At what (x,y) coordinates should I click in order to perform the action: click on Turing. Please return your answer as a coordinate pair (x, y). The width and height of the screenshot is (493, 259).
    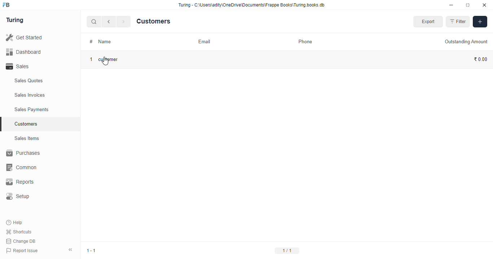
    Looking at the image, I should click on (17, 21).